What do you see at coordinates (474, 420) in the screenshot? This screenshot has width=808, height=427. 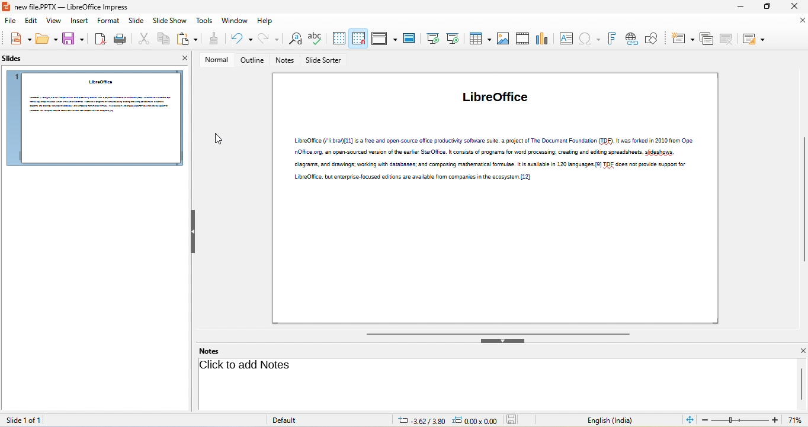 I see `0.00x0.00` at bounding box center [474, 420].